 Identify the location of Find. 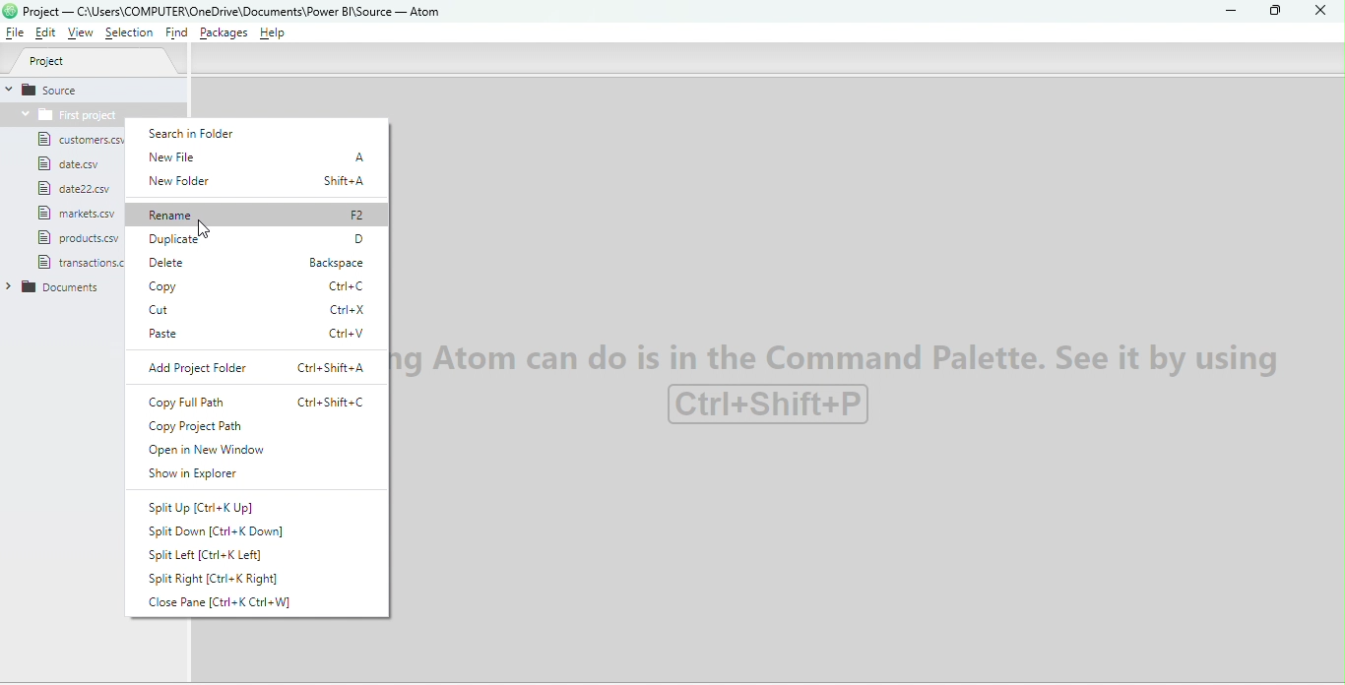
(176, 34).